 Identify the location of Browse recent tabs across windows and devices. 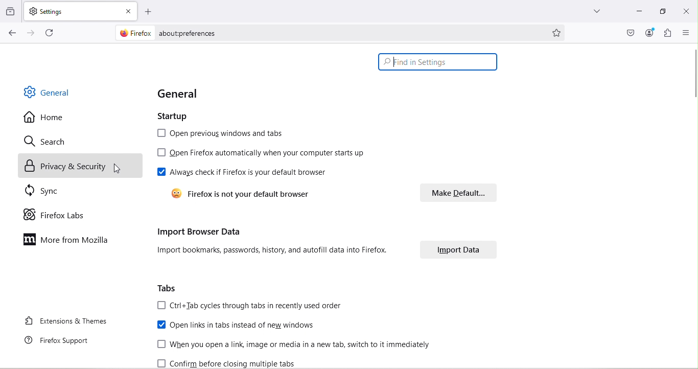
(11, 12).